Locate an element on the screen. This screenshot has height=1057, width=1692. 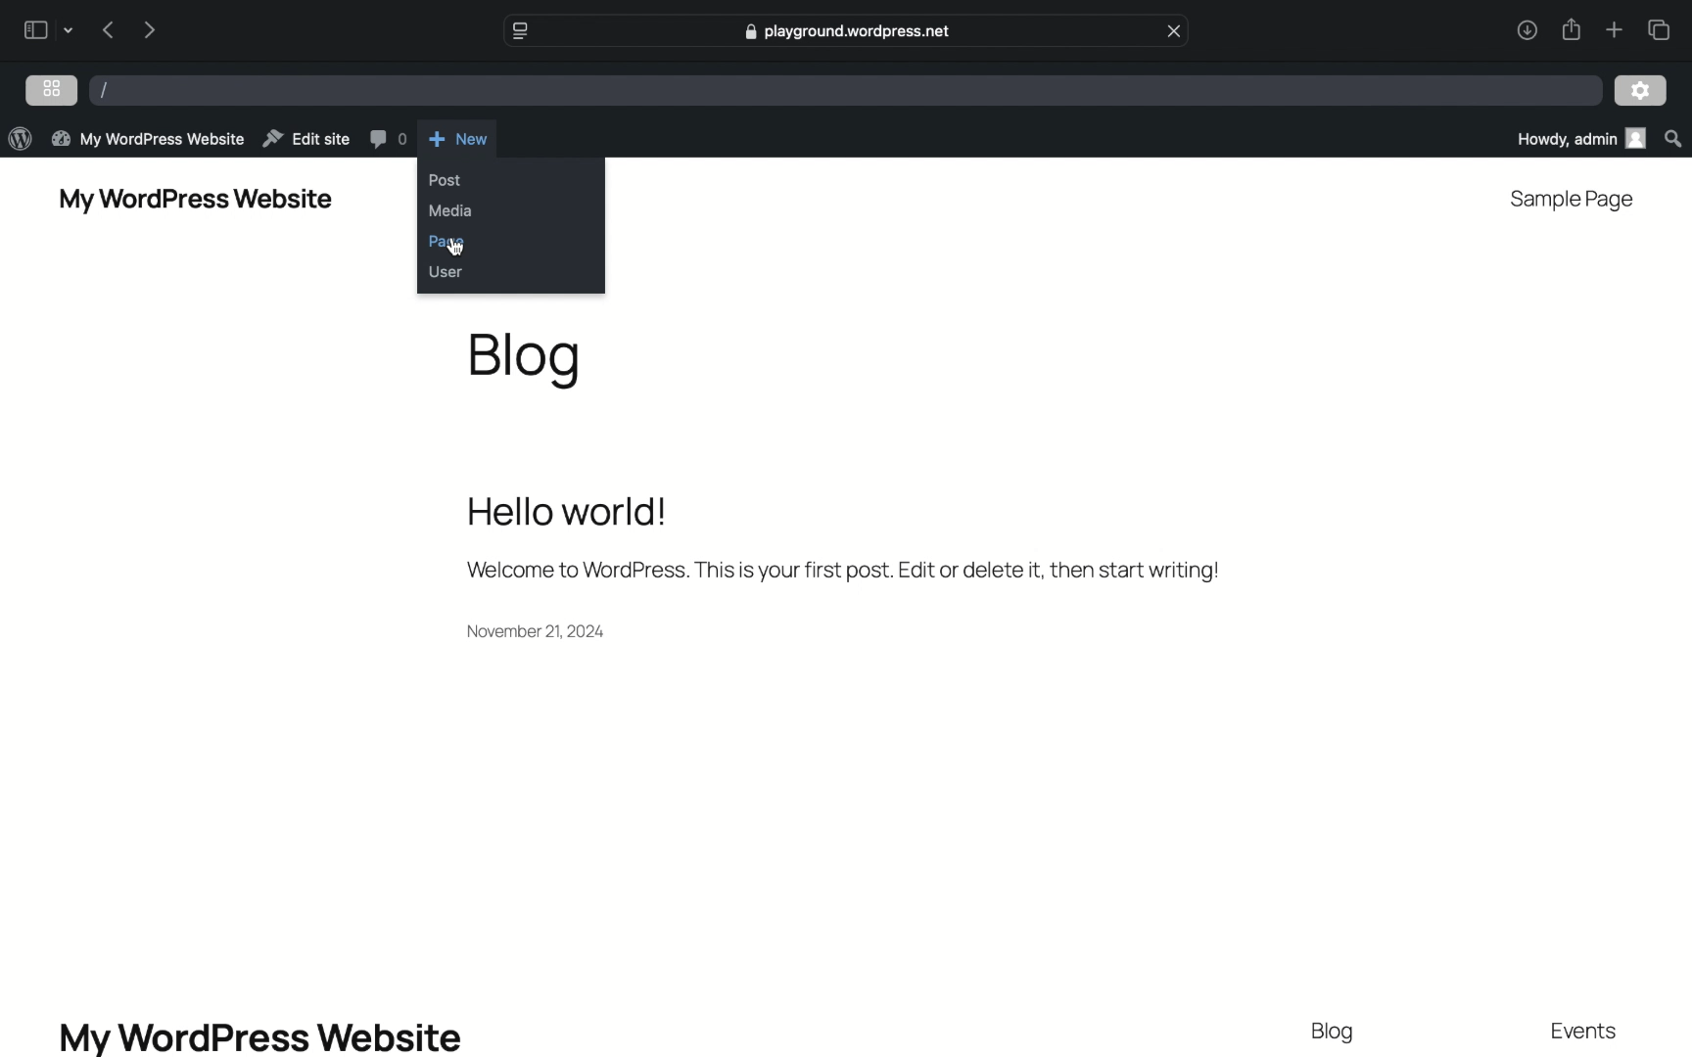
new is located at coordinates (460, 138).